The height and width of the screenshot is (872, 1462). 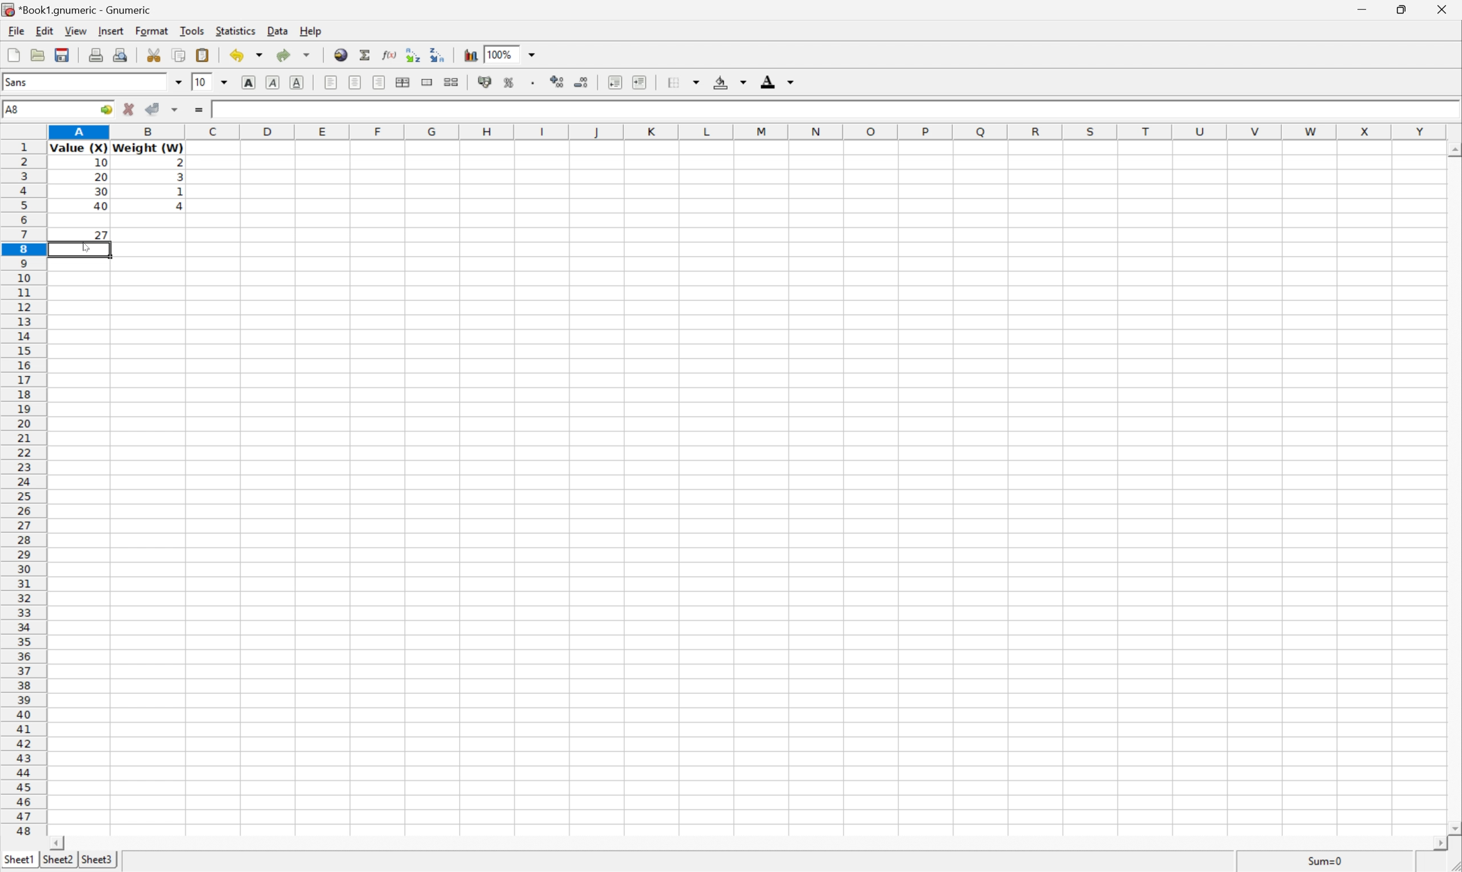 What do you see at coordinates (106, 109) in the screenshot?
I see `Go to` at bounding box center [106, 109].